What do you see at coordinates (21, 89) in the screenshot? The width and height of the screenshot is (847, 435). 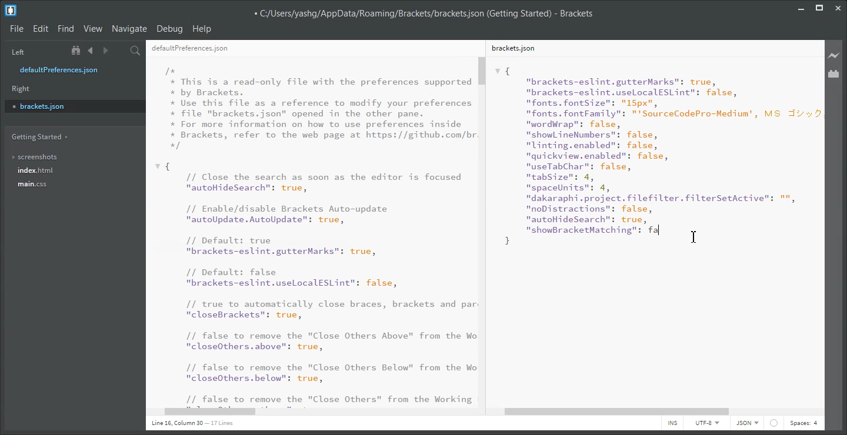 I see `Right` at bounding box center [21, 89].